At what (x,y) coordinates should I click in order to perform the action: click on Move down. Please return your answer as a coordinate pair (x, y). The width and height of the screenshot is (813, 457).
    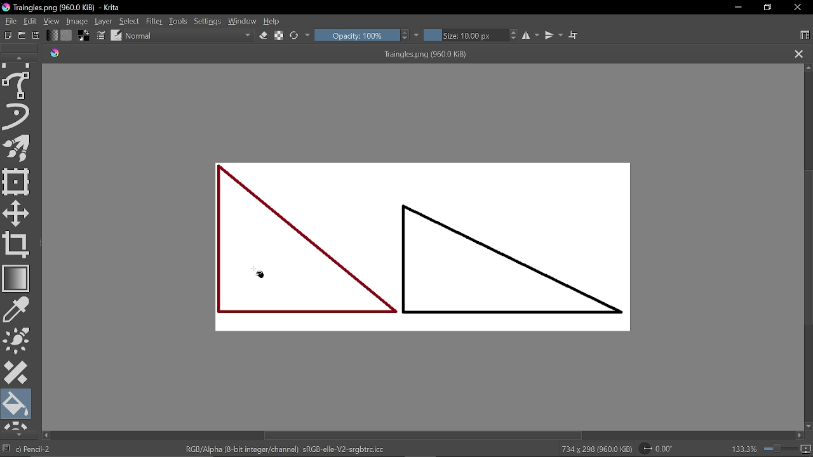
    Looking at the image, I should click on (808, 427).